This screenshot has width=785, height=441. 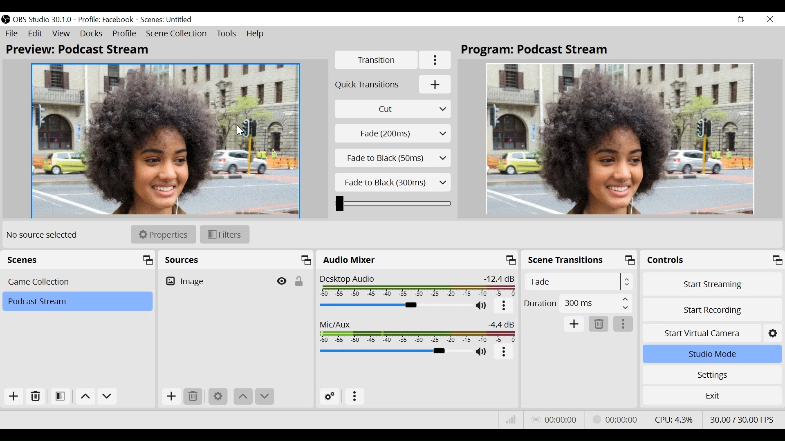 What do you see at coordinates (177, 34) in the screenshot?
I see `Scene Collection` at bounding box center [177, 34].